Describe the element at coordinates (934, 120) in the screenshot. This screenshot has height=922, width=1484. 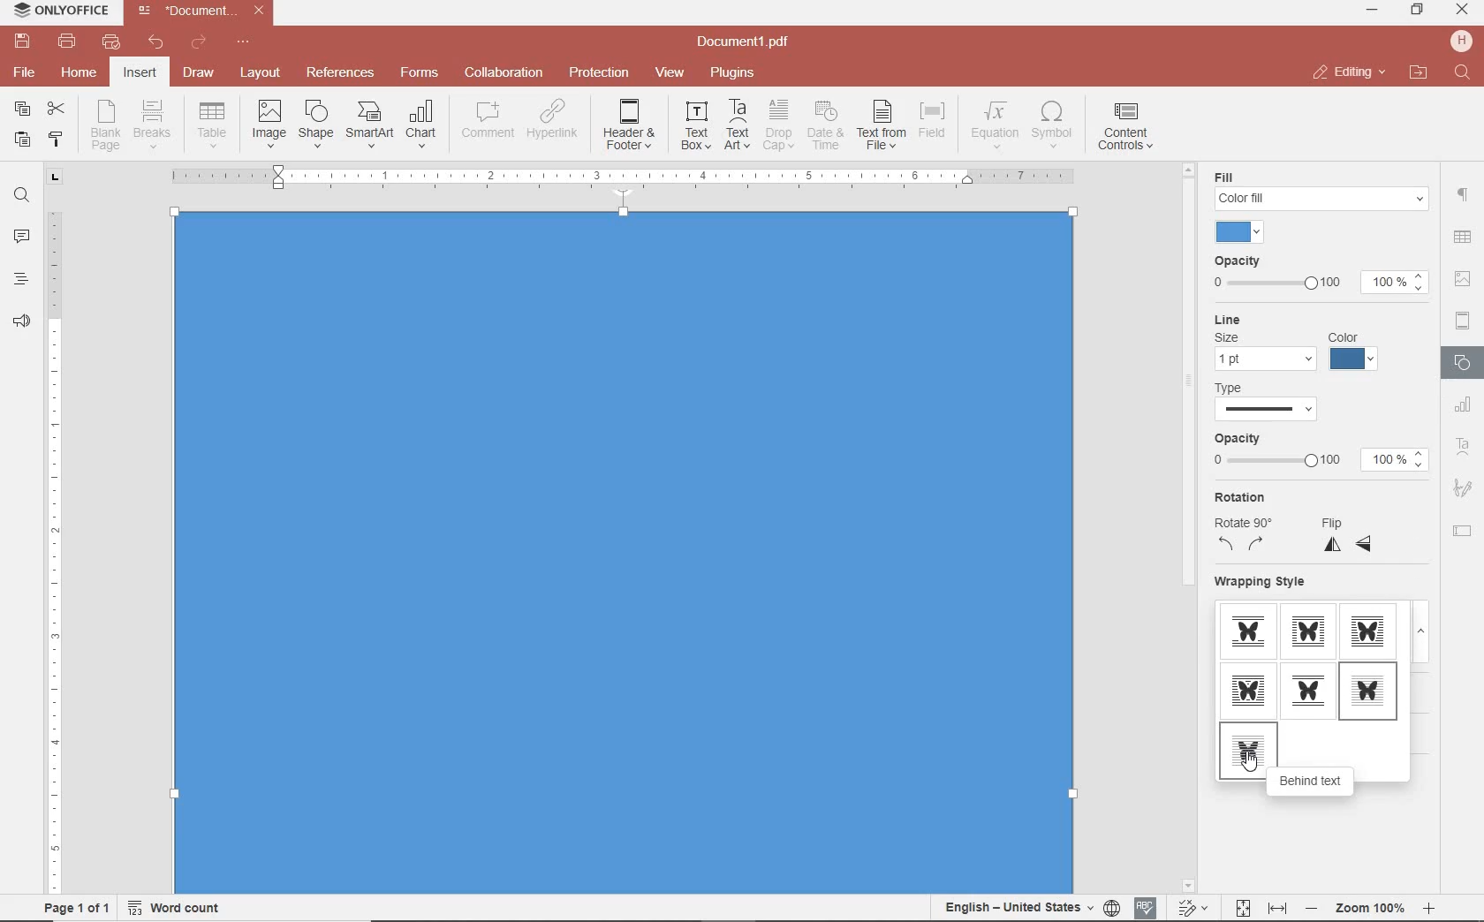
I see `INSERT FIELD` at that location.